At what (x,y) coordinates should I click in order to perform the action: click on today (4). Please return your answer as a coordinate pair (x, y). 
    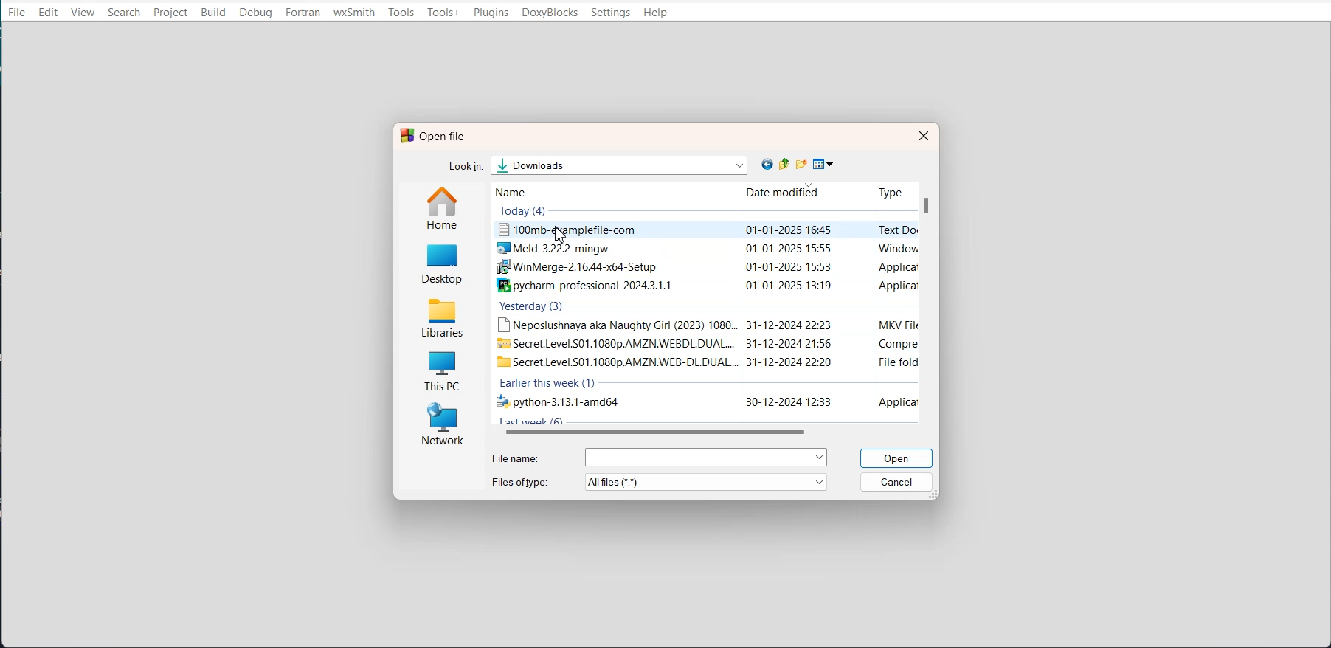
    Looking at the image, I should click on (525, 210).